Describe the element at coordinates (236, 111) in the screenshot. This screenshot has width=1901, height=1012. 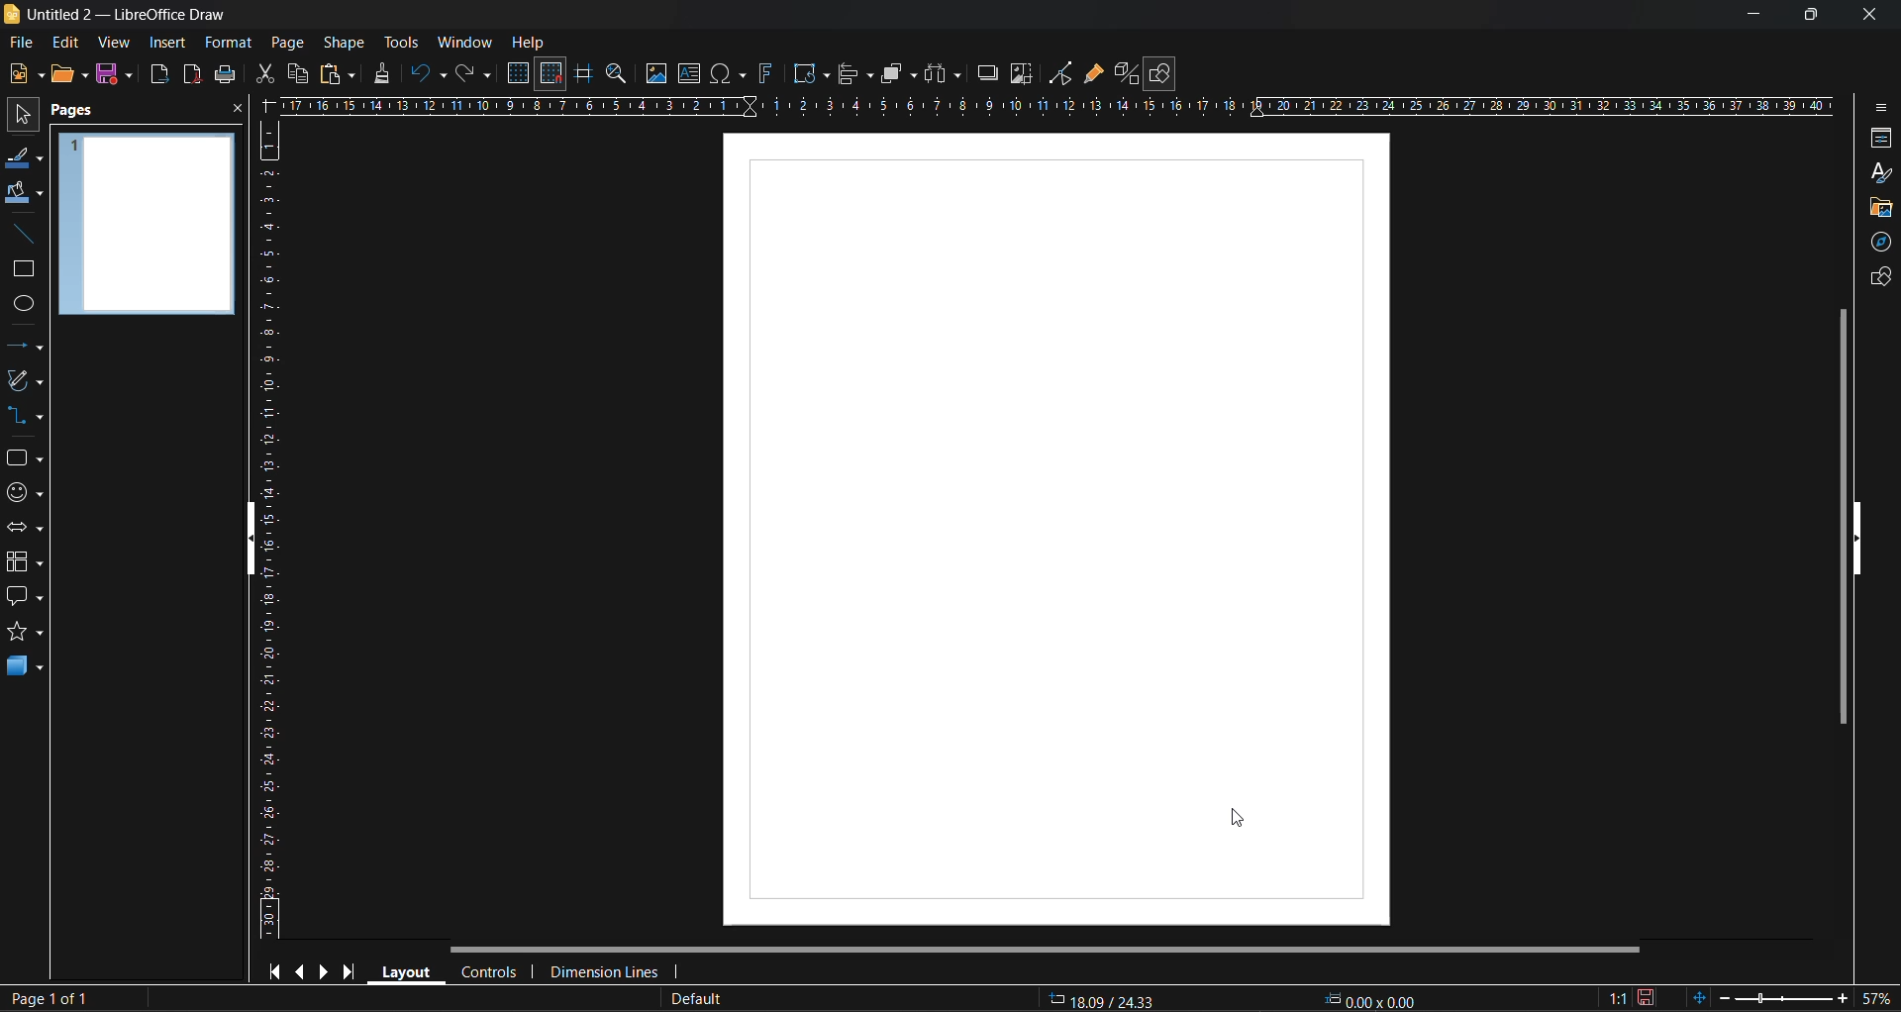
I see `close` at that location.